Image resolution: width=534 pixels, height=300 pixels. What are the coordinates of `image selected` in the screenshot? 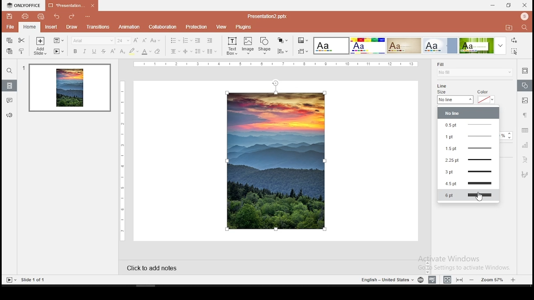 It's located at (276, 160).